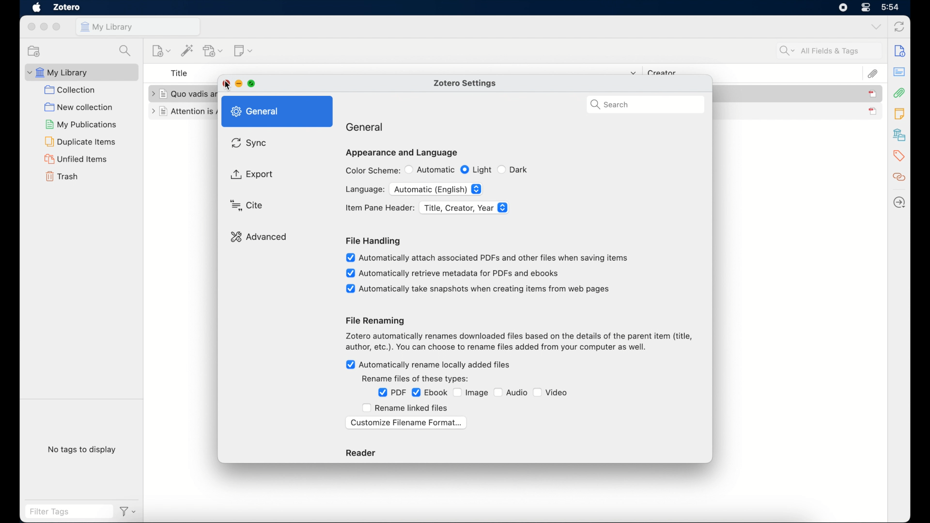 This screenshot has height=523, width=930. What do you see at coordinates (899, 72) in the screenshot?
I see `abstract` at bounding box center [899, 72].